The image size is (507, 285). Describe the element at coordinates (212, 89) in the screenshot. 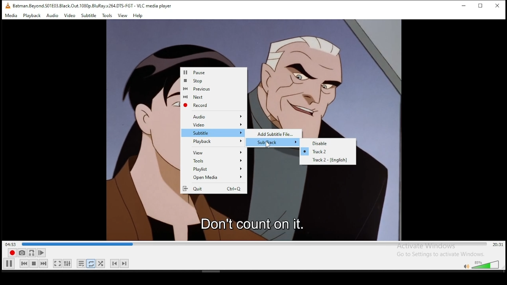

I see `Previous` at that location.